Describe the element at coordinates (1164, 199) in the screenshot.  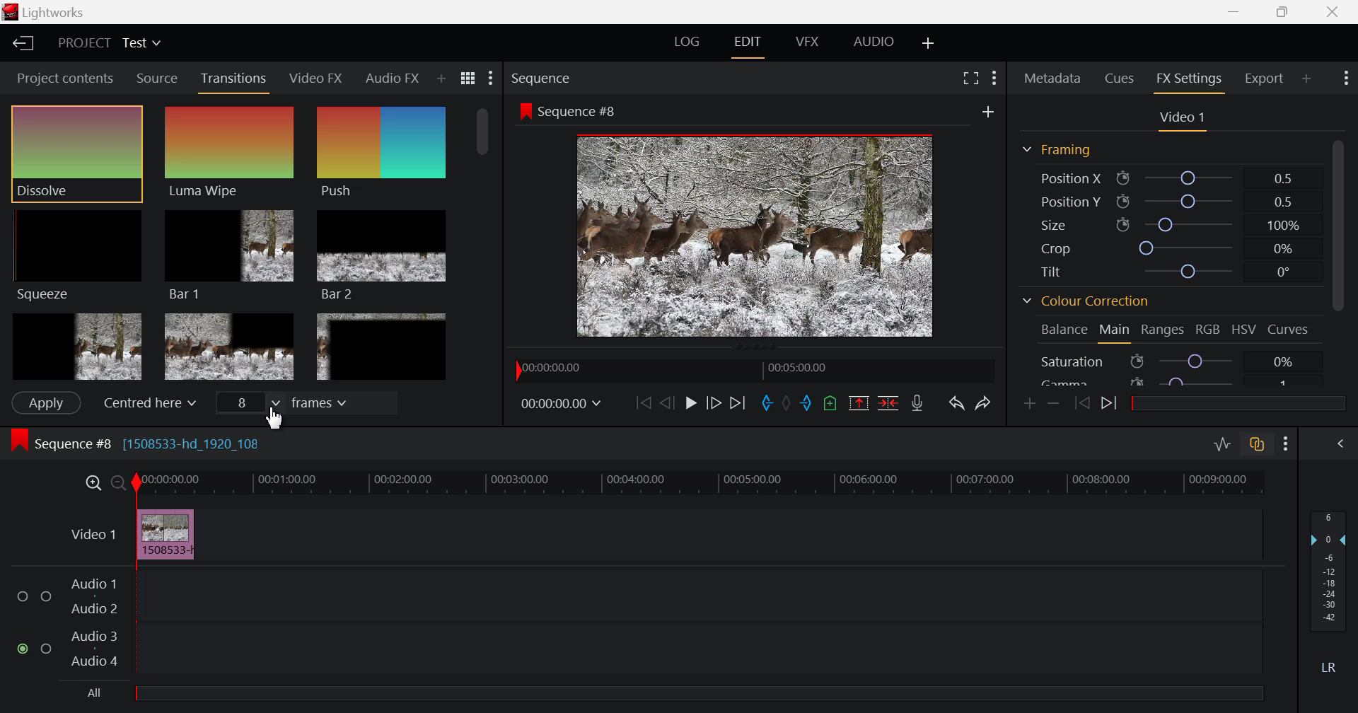
I see `Position Y` at that location.